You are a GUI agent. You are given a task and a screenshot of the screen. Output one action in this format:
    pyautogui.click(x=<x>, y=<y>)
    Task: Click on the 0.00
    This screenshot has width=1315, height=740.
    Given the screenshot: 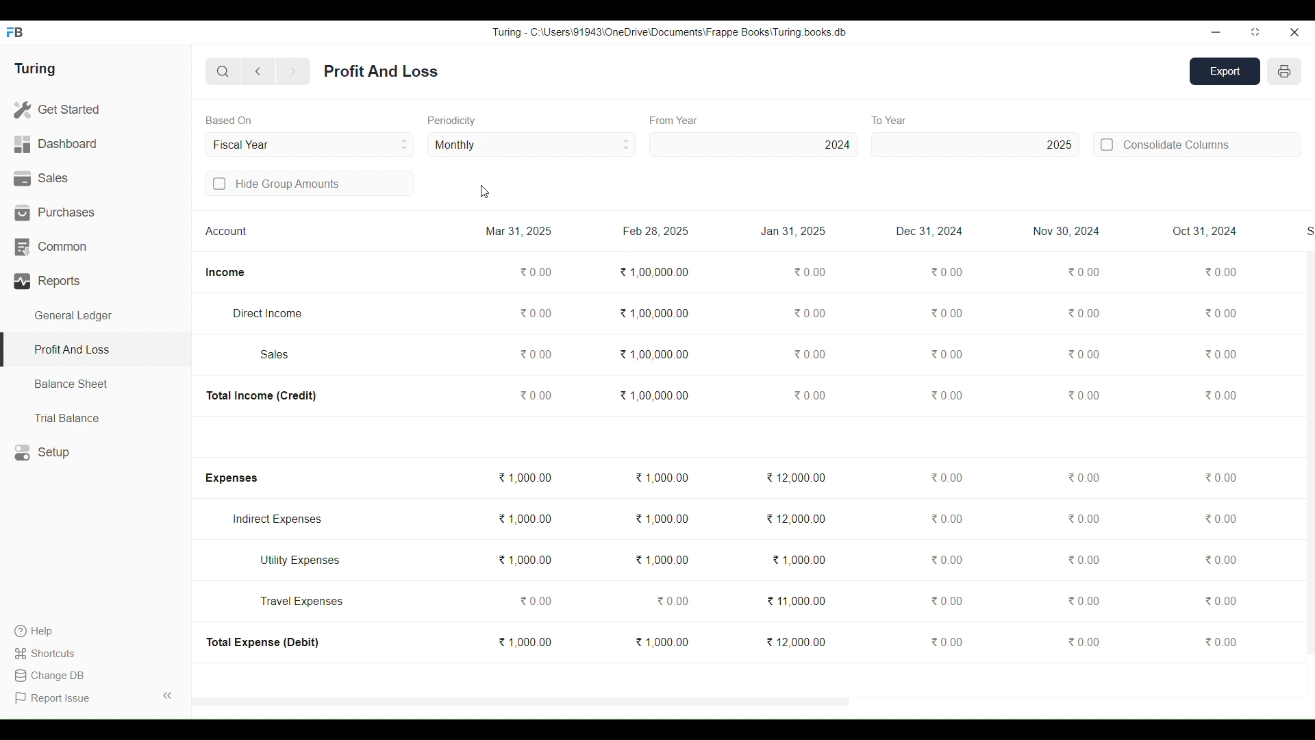 What is the action you would take?
    pyautogui.click(x=1083, y=395)
    